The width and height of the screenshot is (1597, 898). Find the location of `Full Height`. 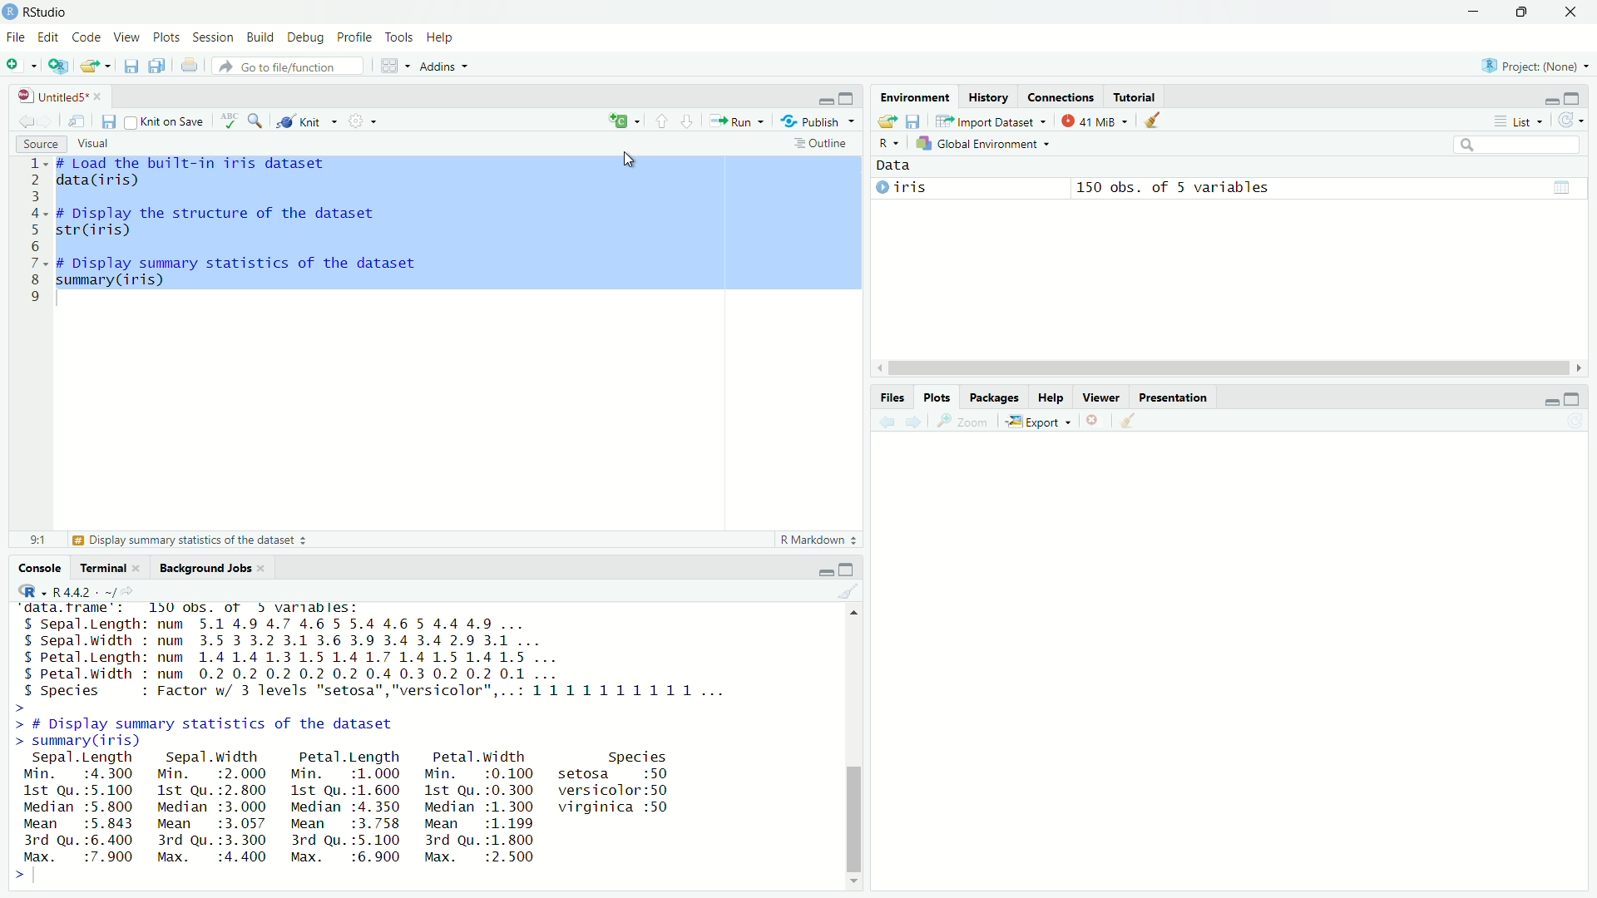

Full Height is located at coordinates (849, 569).